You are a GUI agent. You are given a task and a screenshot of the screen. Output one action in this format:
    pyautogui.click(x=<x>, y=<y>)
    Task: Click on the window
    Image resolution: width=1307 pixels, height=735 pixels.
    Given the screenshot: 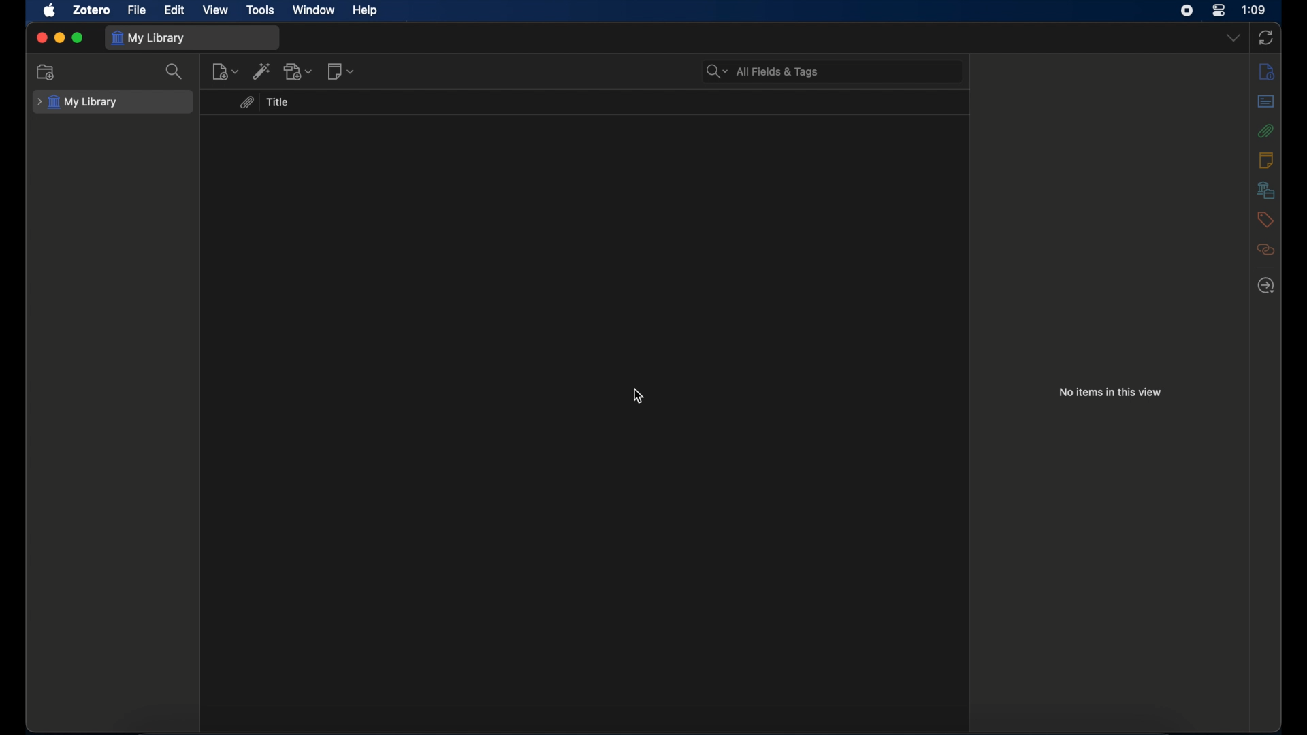 What is the action you would take?
    pyautogui.click(x=313, y=10)
    